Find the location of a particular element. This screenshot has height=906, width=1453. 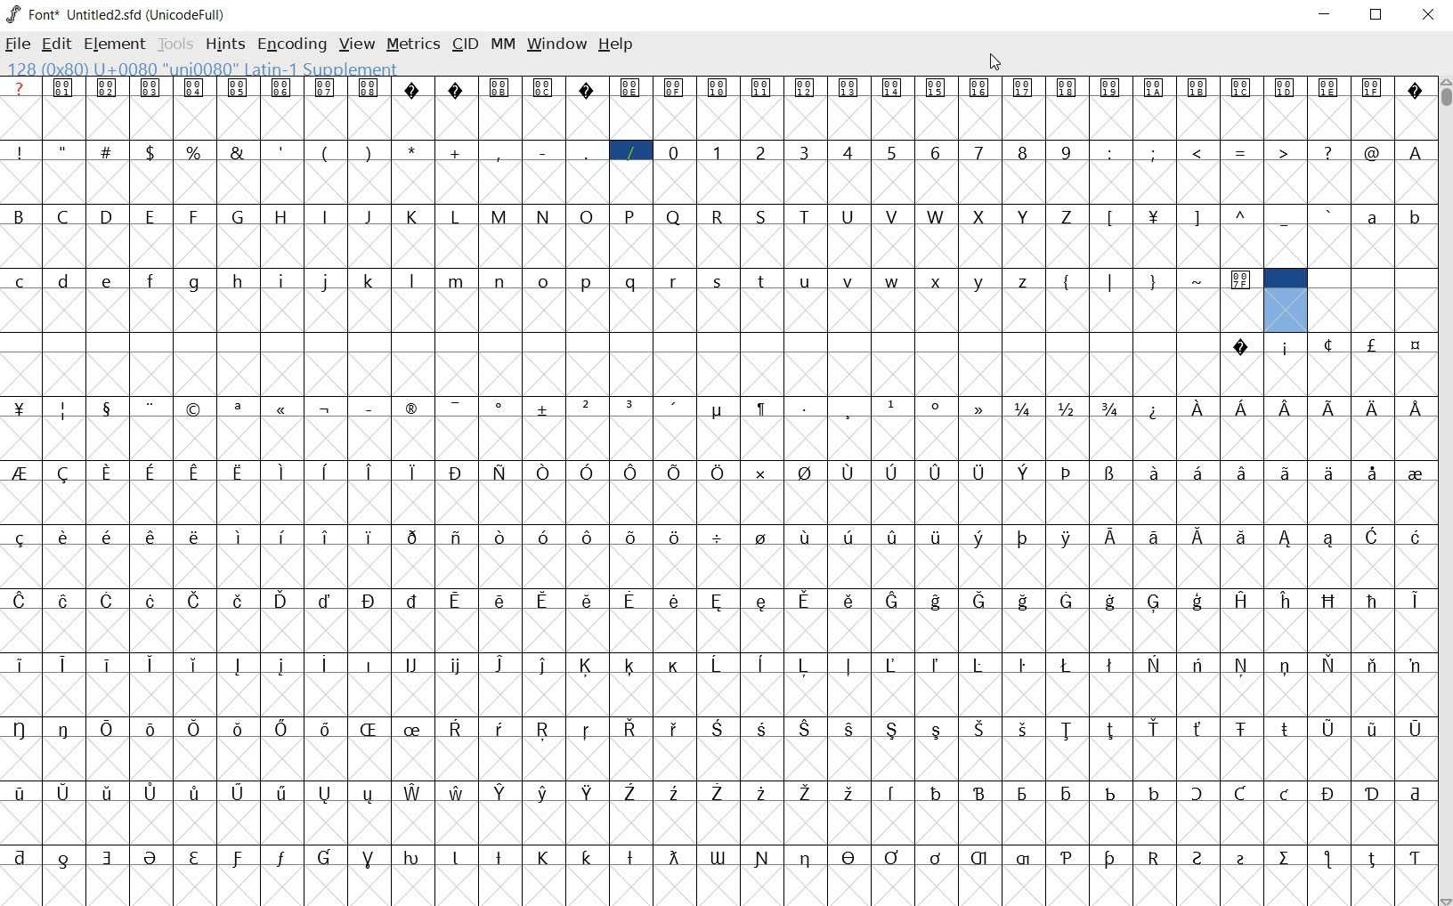

Symbol is located at coordinates (152, 88).